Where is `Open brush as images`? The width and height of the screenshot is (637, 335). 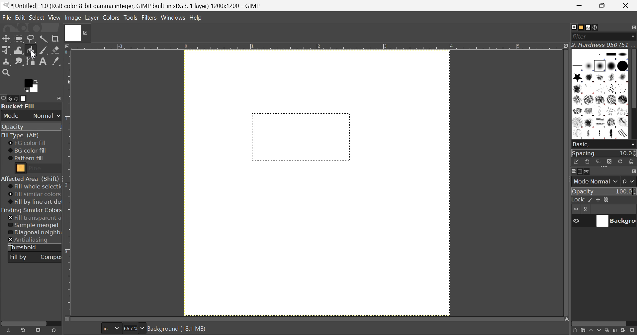 Open brush as images is located at coordinates (631, 161).